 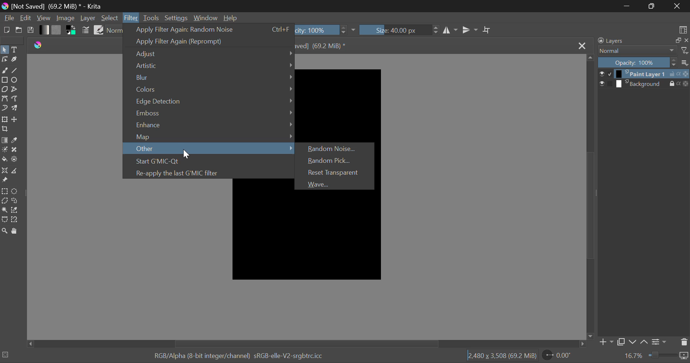 What do you see at coordinates (86, 30) in the screenshot?
I see `Brush Settings` at bounding box center [86, 30].